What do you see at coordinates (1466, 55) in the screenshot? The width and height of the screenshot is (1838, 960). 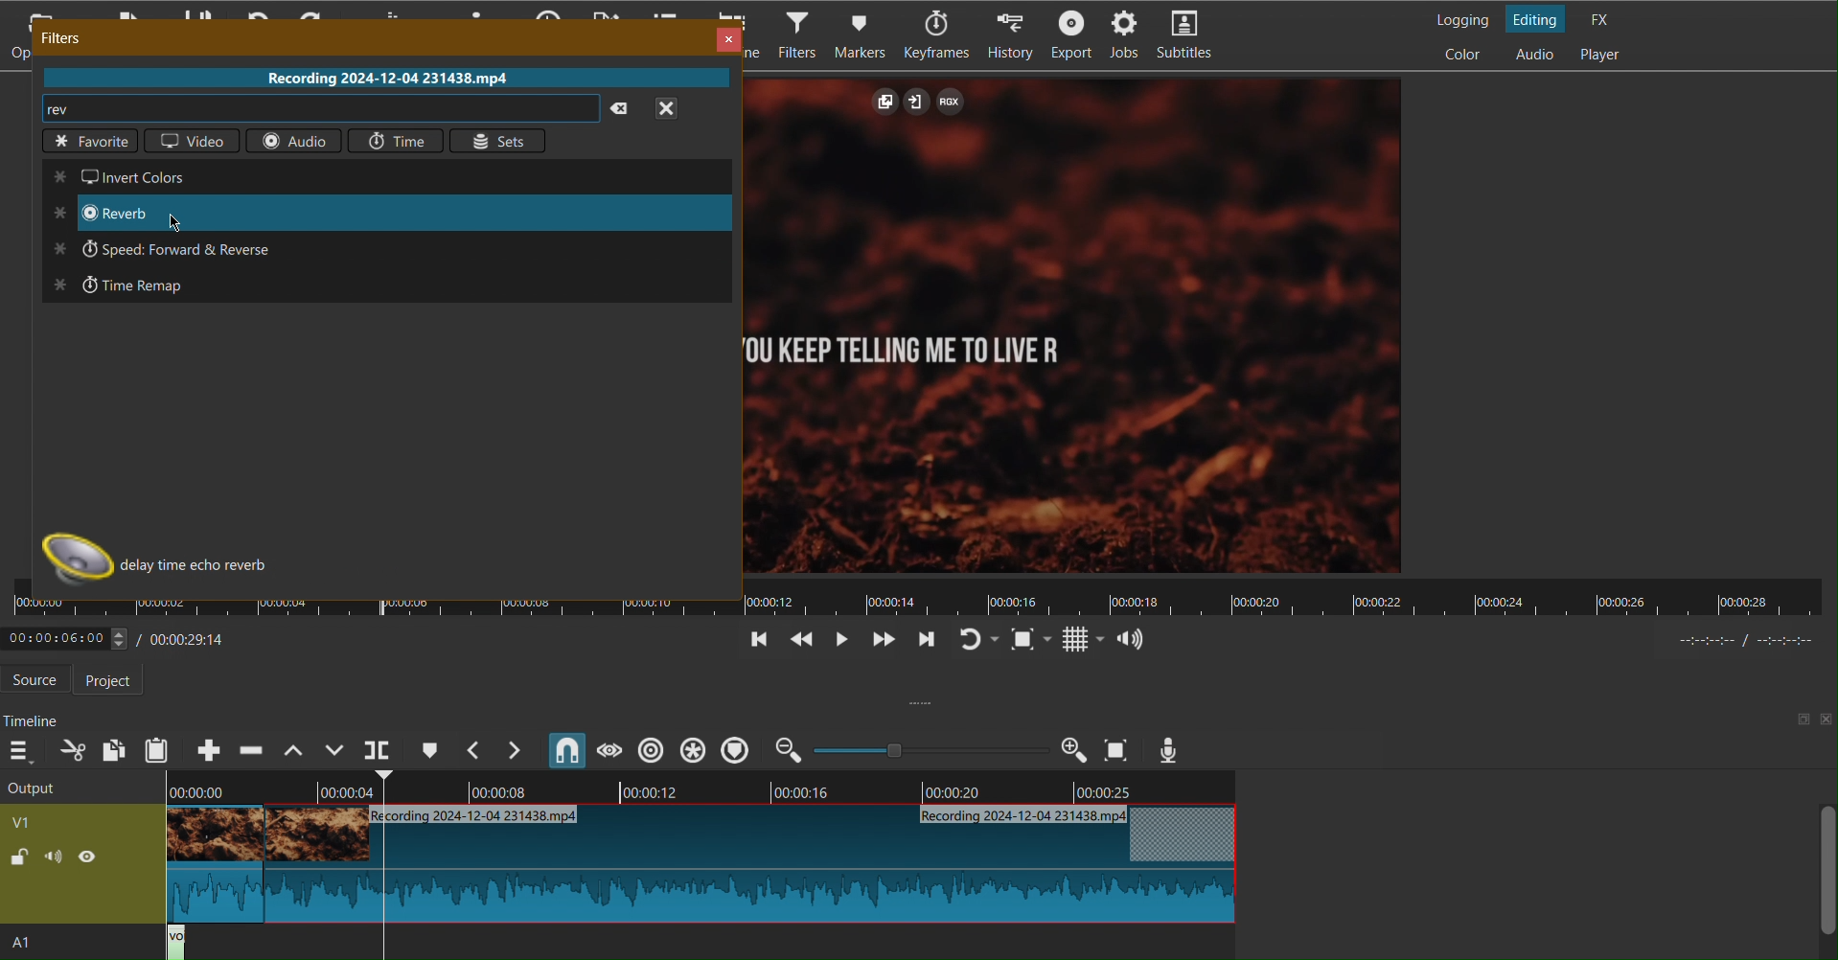 I see `Color` at bounding box center [1466, 55].